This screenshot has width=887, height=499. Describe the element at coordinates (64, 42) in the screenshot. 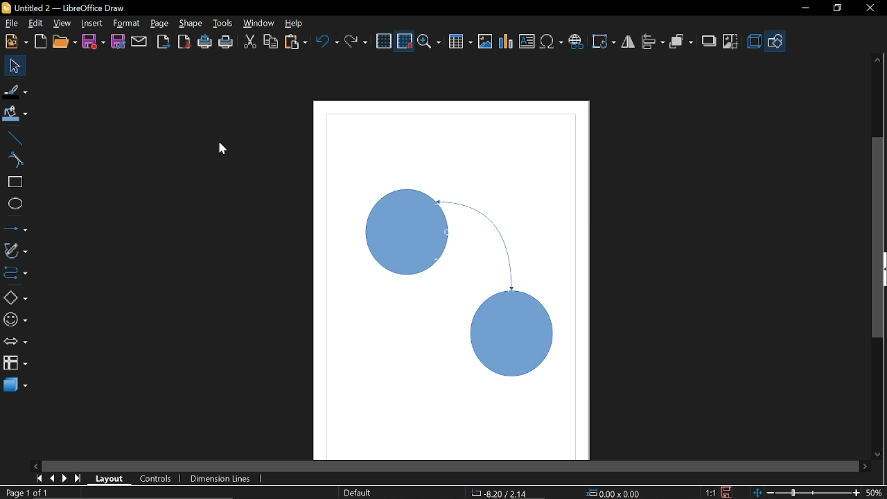

I see `Open` at that location.